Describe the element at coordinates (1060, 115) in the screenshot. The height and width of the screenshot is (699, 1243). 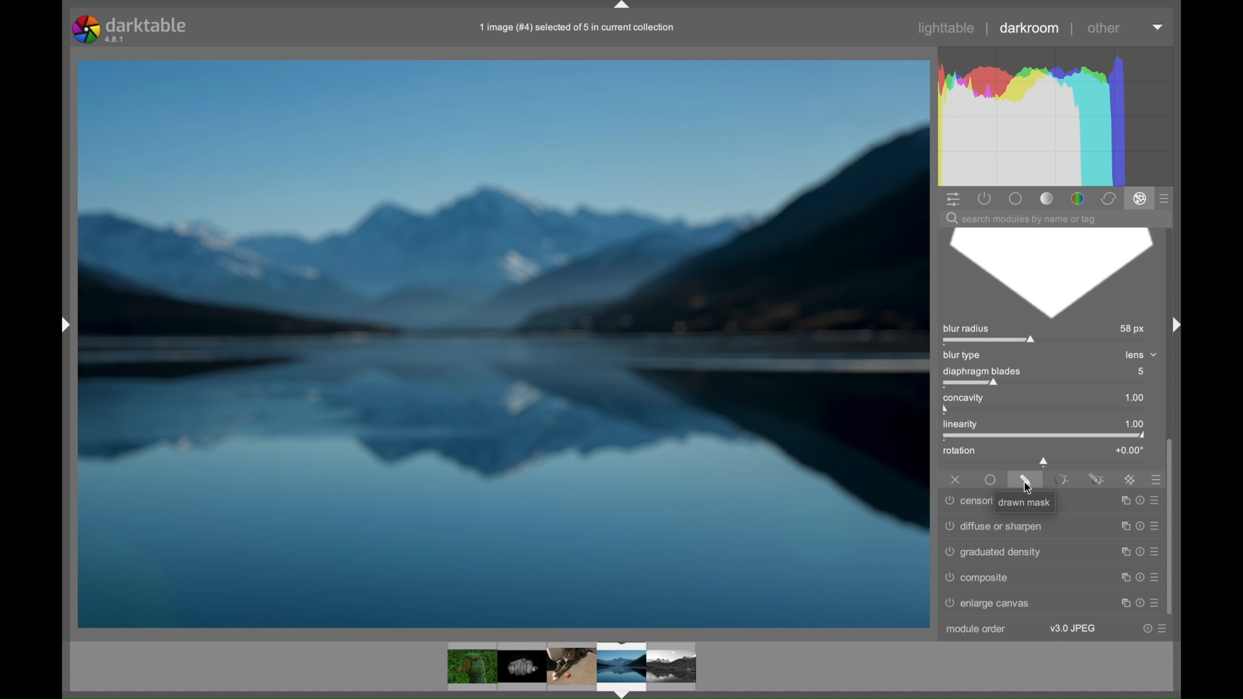
I see `histogram` at that location.